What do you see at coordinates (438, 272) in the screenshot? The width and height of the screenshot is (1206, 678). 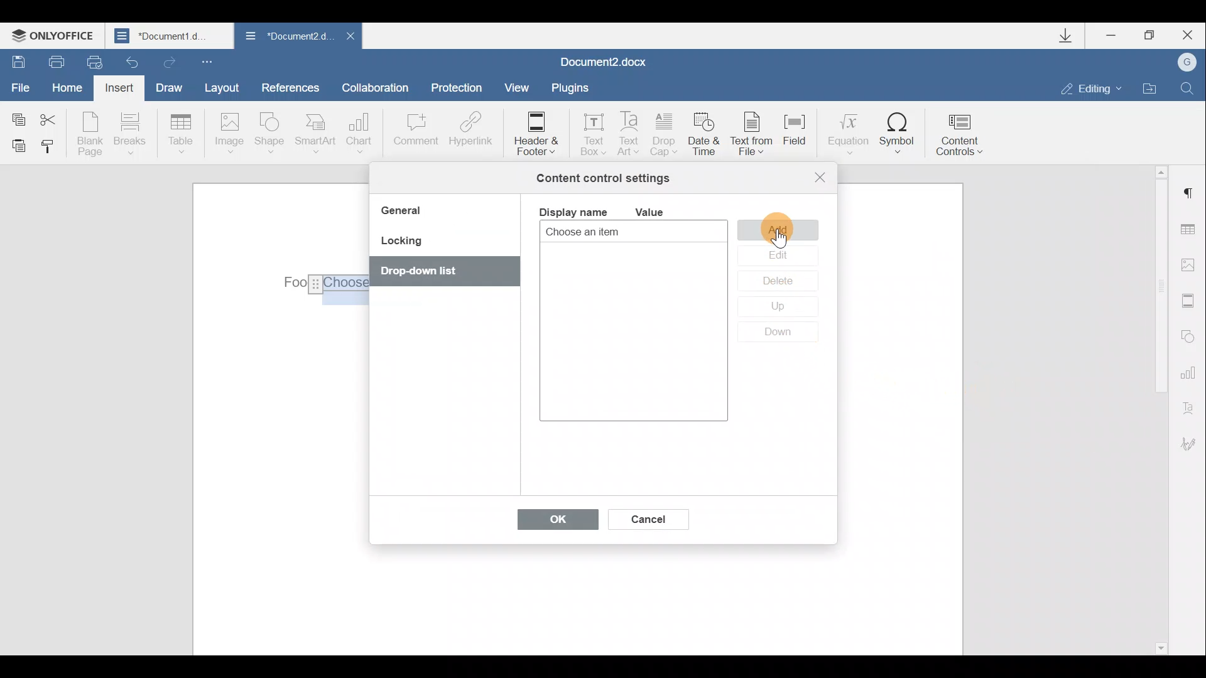 I see `Drop down list` at bounding box center [438, 272].